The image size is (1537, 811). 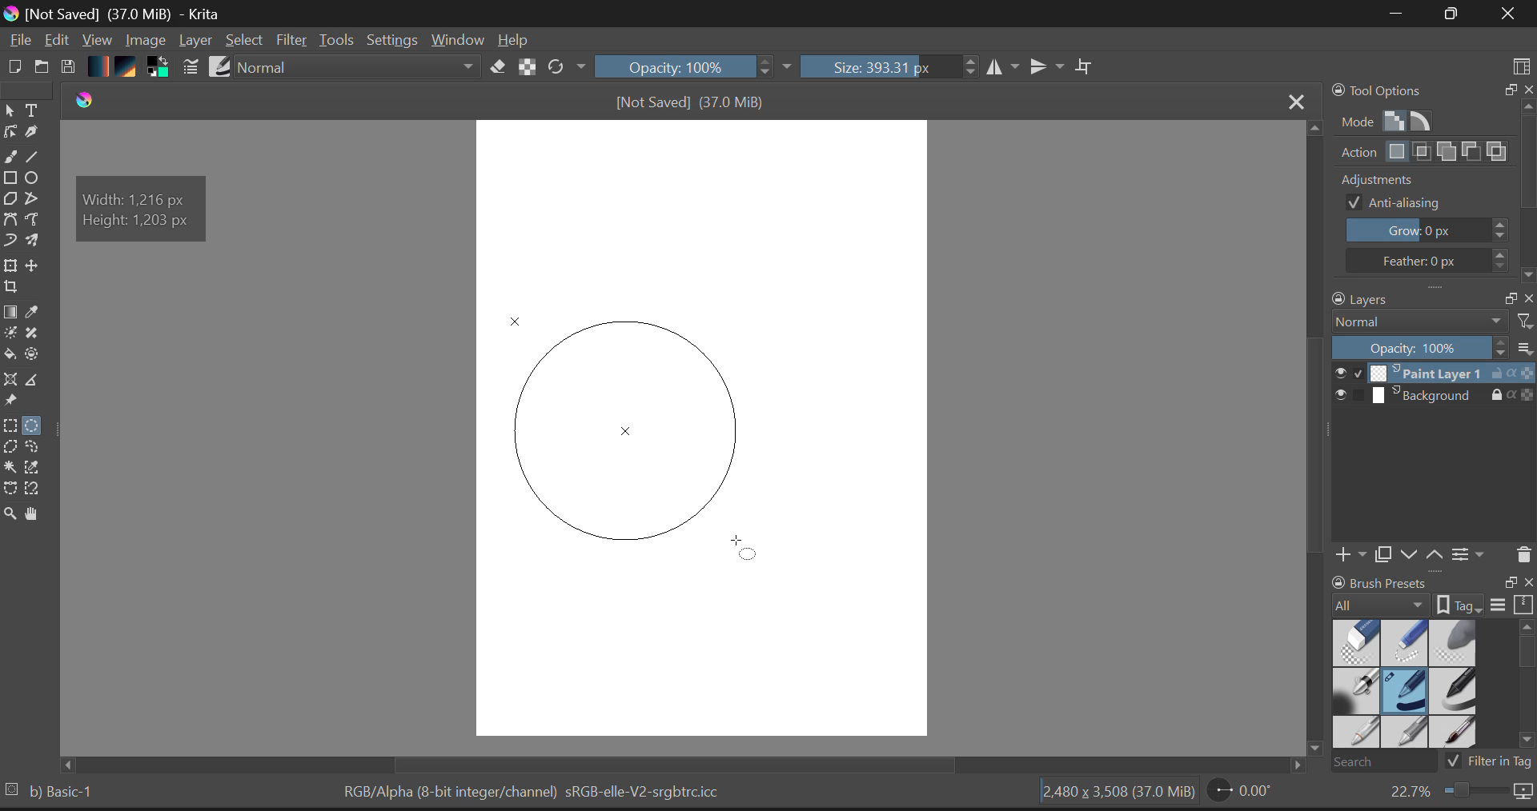 What do you see at coordinates (35, 314) in the screenshot?
I see `Eyedropper` at bounding box center [35, 314].